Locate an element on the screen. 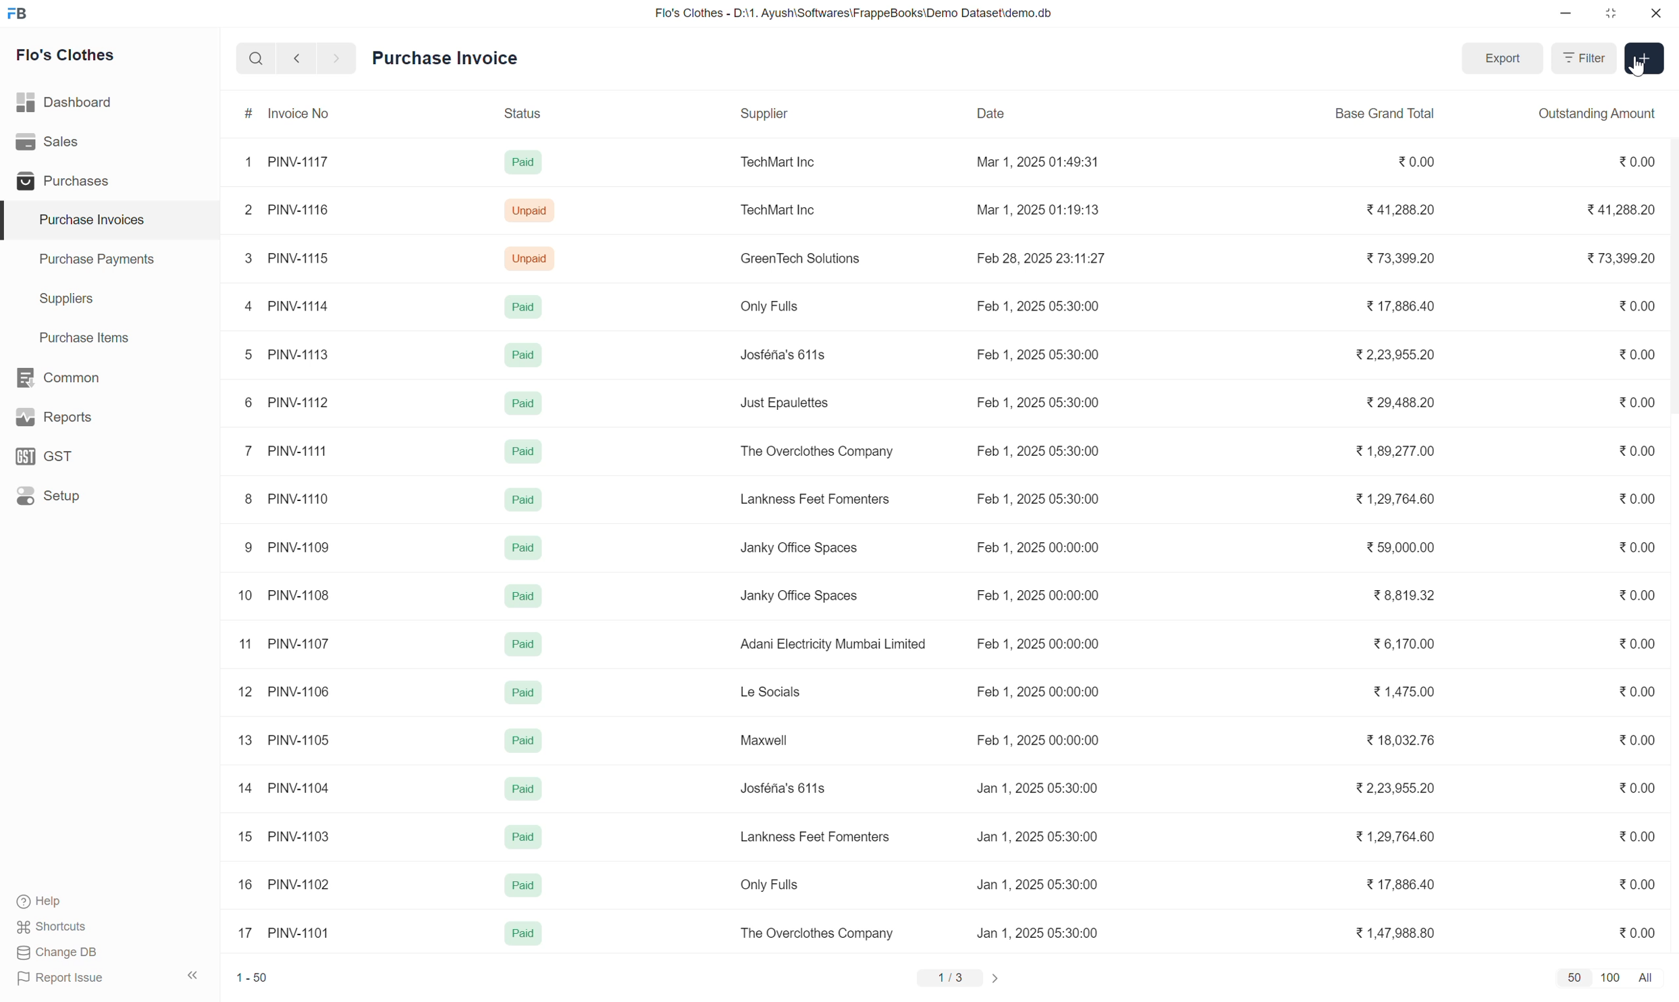 This screenshot has width=1679, height=1002. next is located at coordinates (338, 58).